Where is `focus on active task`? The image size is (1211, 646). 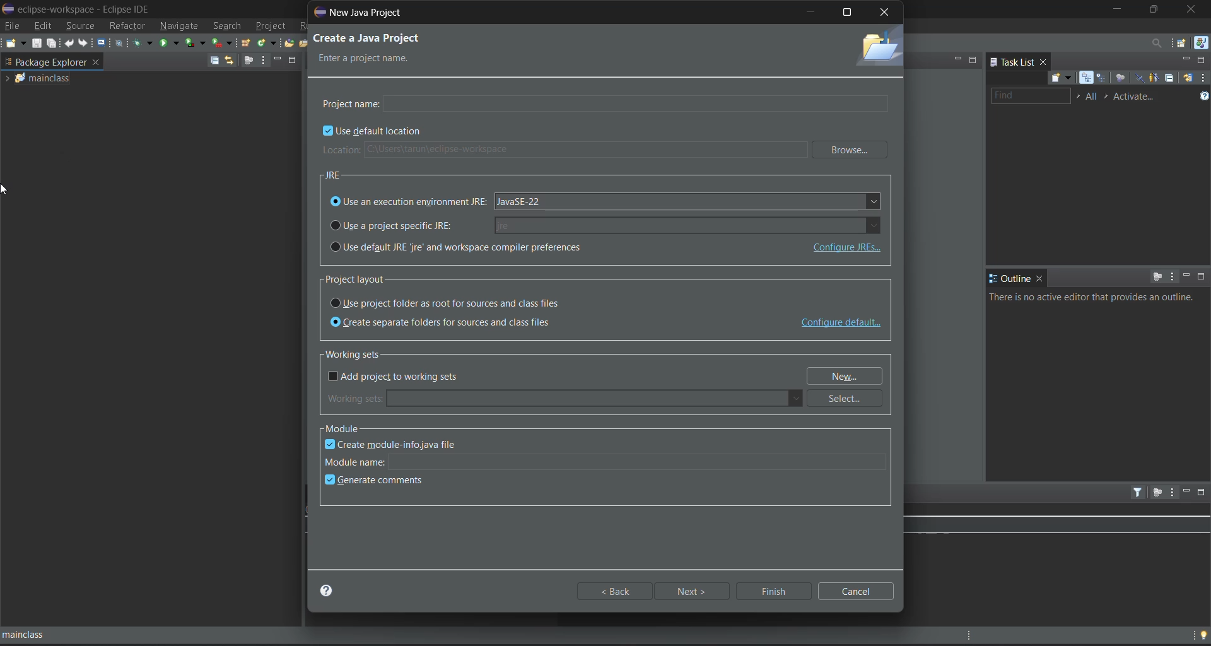
focus on active task is located at coordinates (1157, 276).